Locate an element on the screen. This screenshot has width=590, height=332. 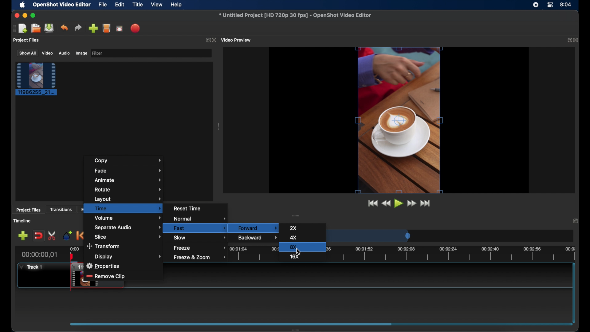
transform is located at coordinates (104, 246).